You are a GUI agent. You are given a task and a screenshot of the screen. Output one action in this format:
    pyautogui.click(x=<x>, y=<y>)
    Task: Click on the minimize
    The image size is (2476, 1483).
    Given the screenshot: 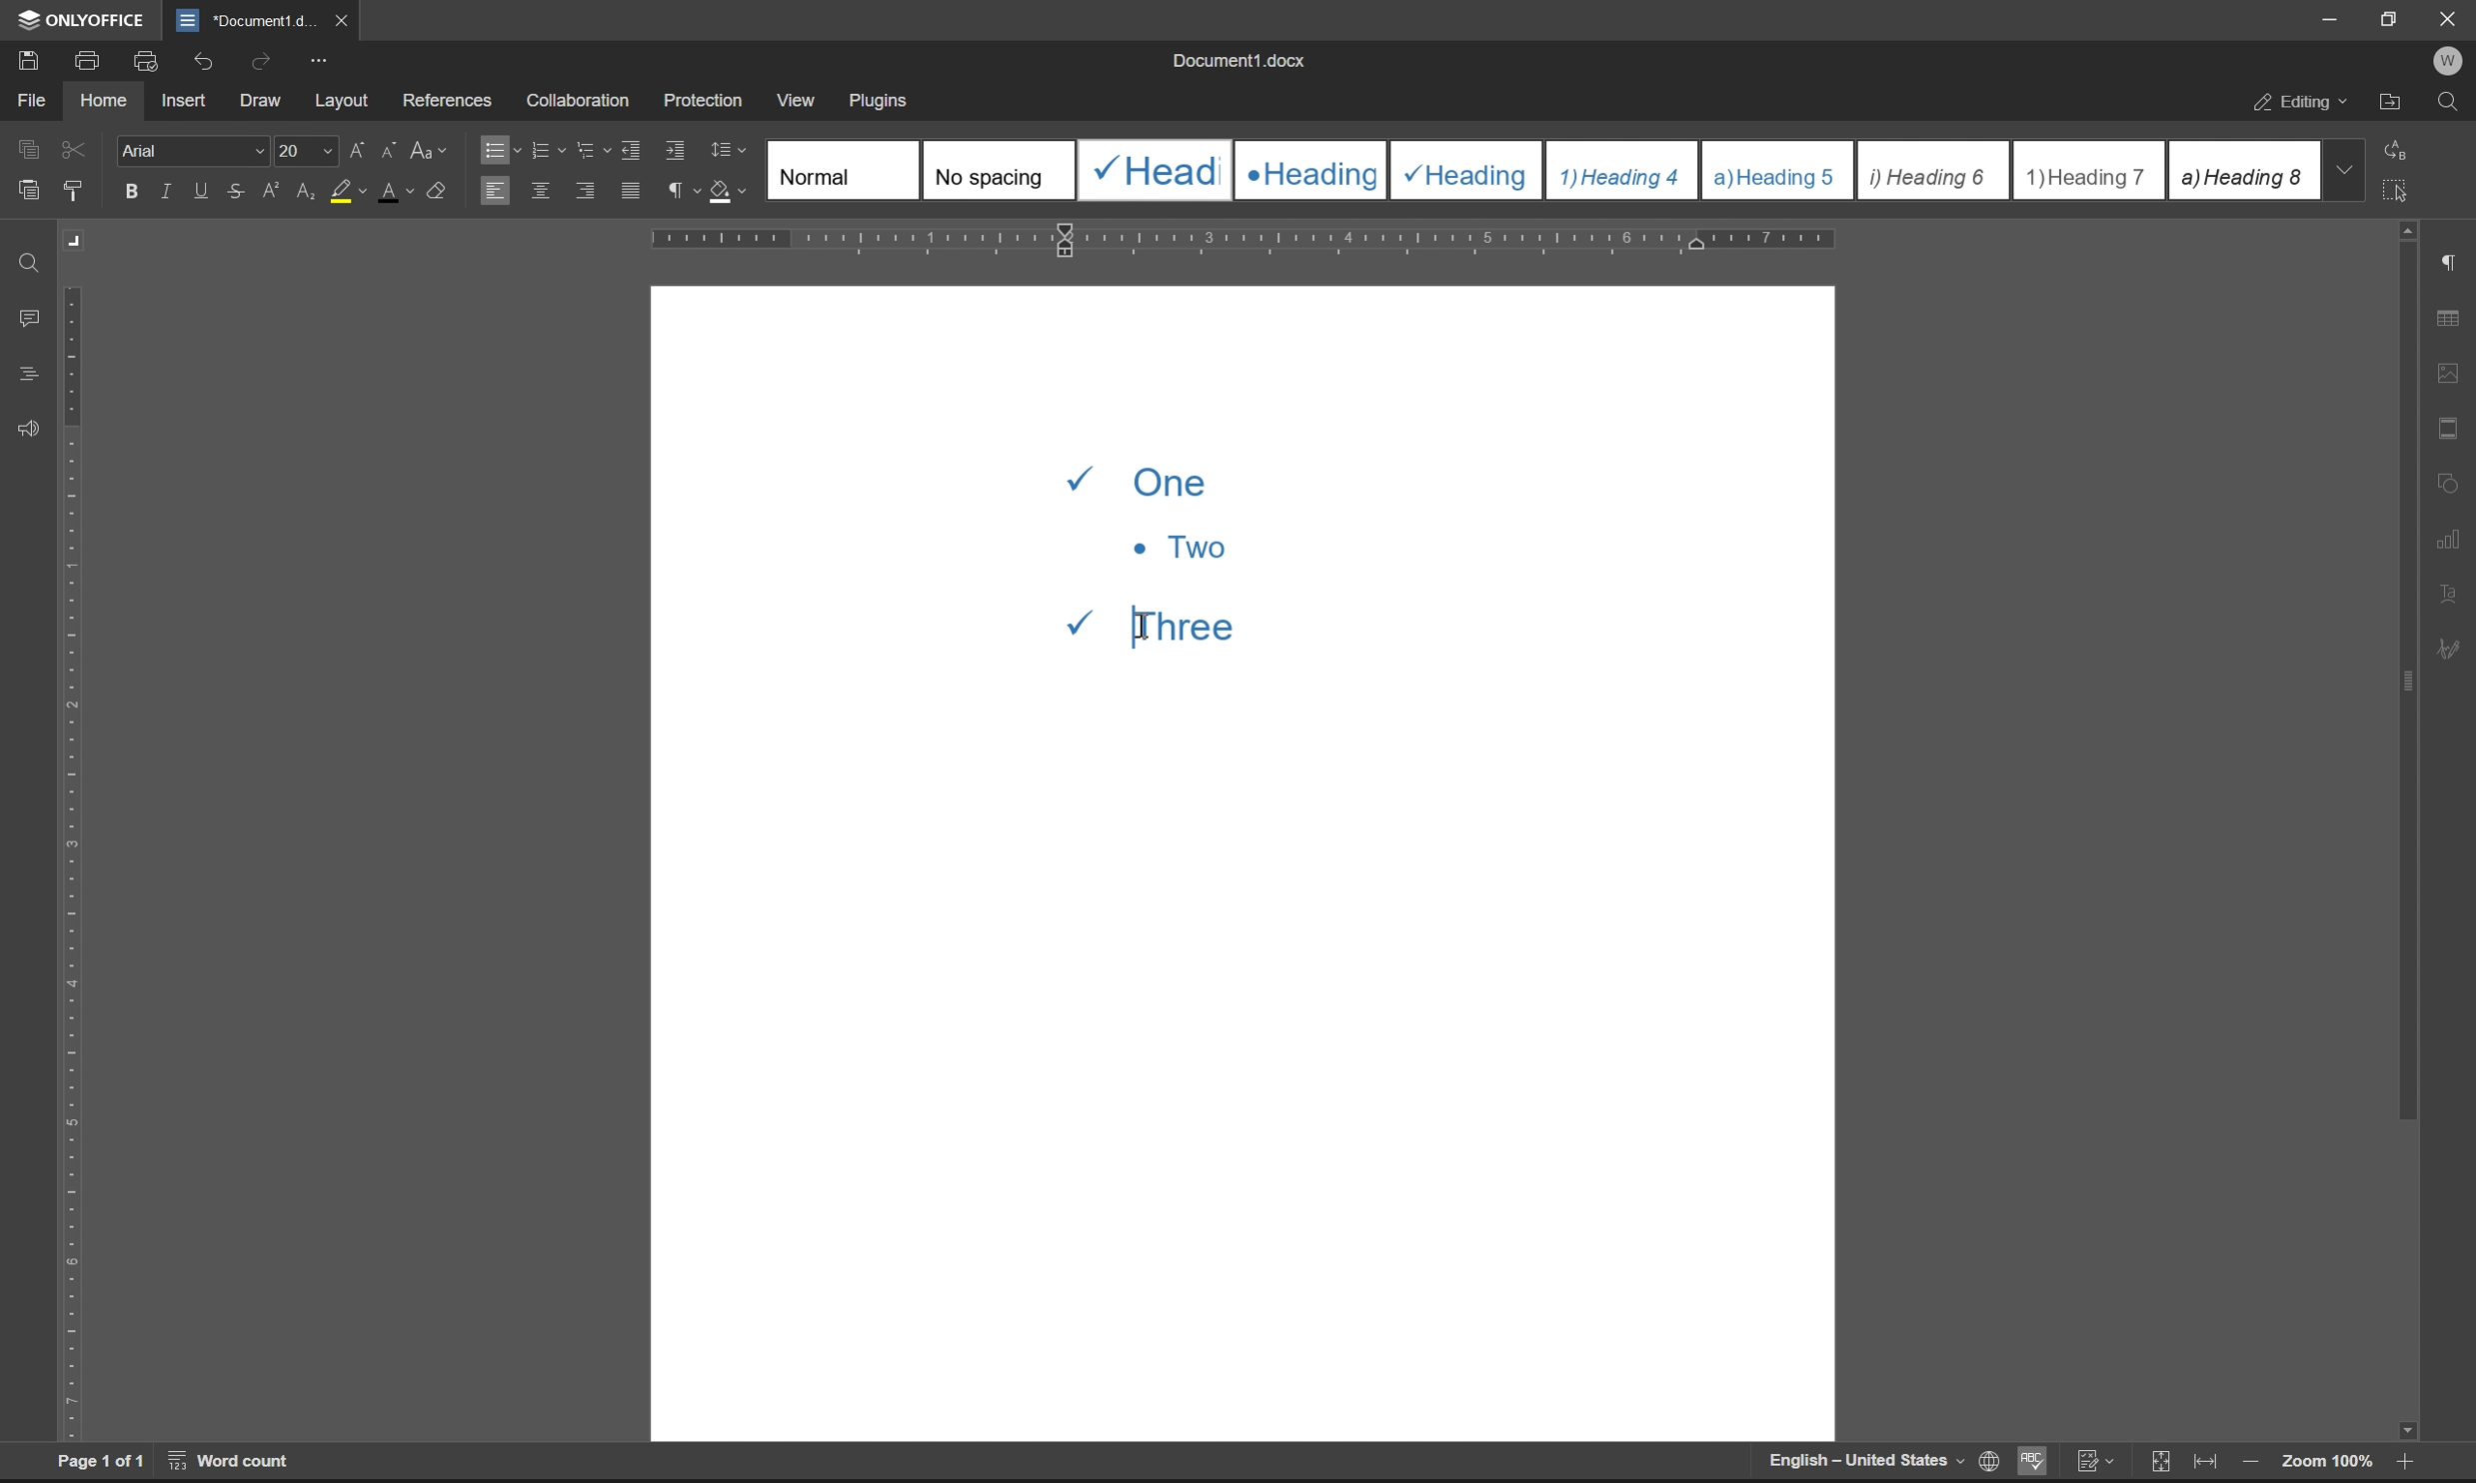 What is the action you would take?
    pyautogui.click(x=2331, y=19)
    